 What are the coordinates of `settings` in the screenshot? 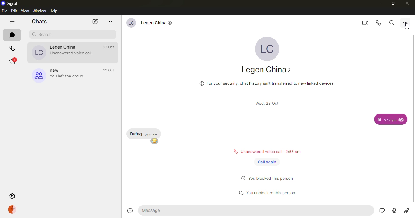 It's located at (14, 196).